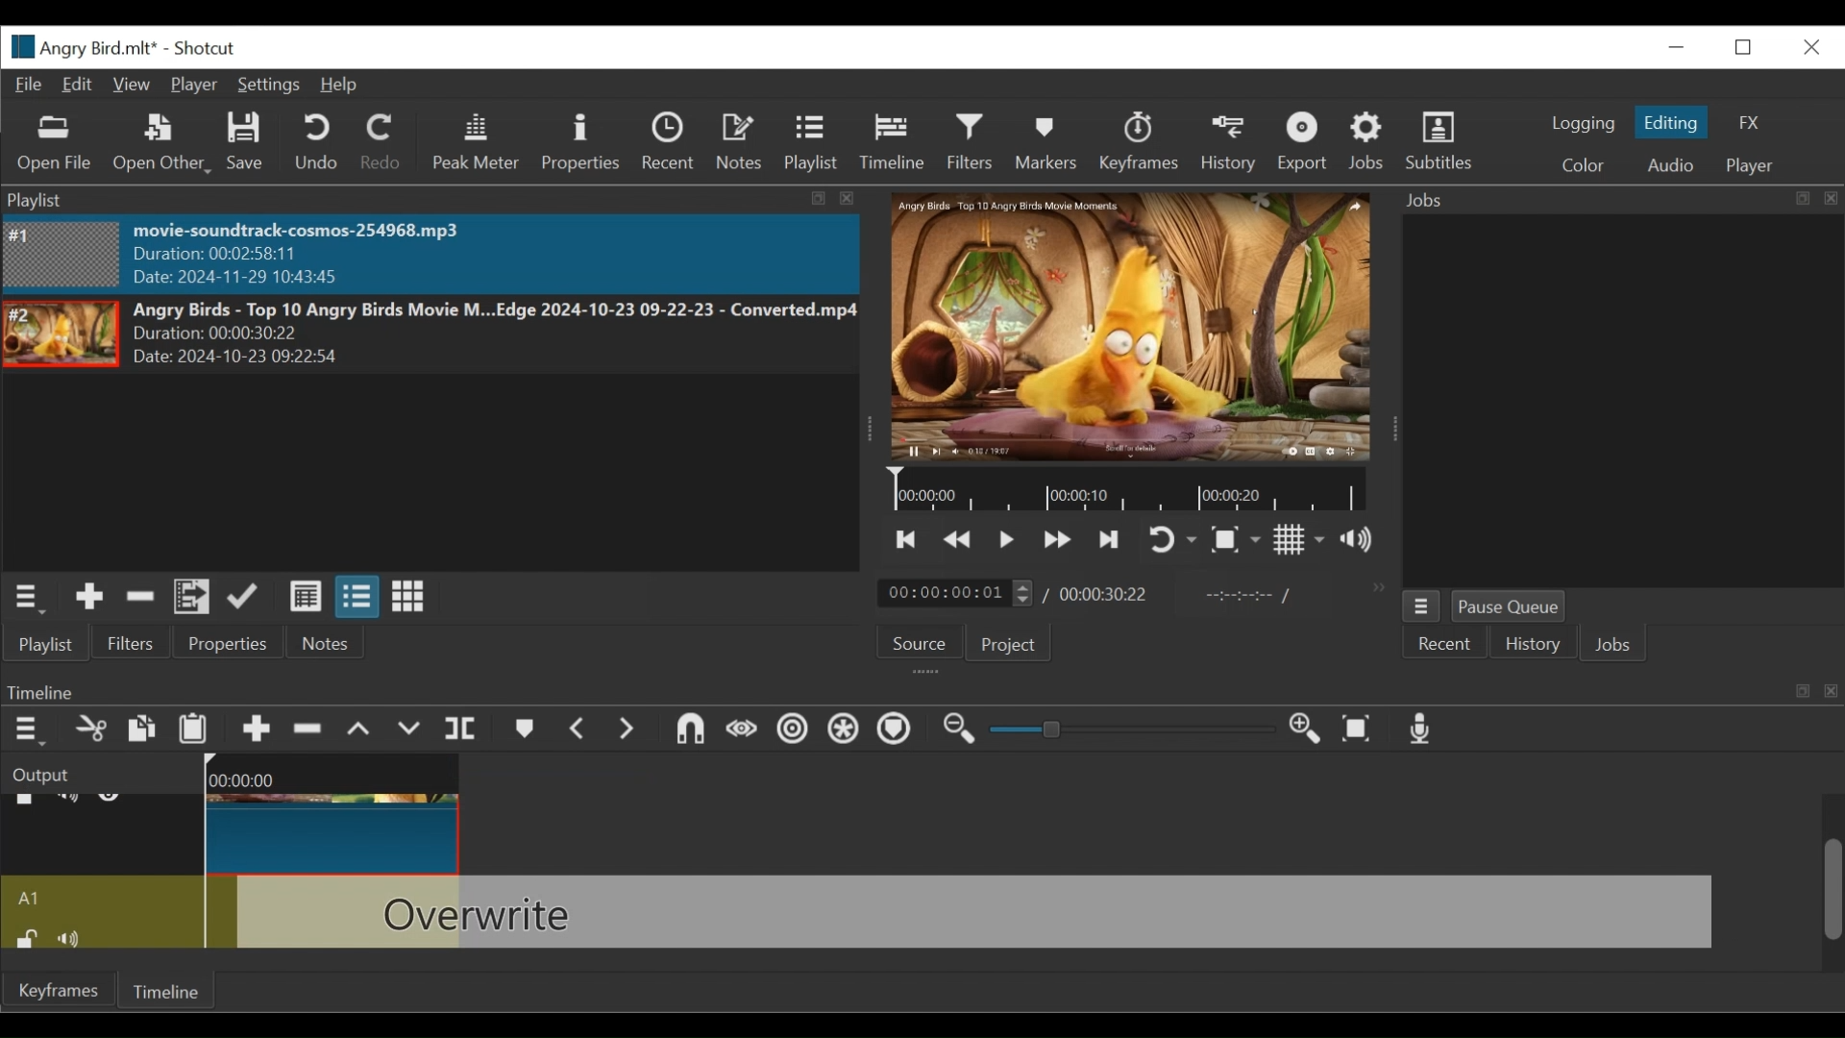 The width and height of the screenshot is (1845, 1038). Describe the element at coordinates (1603, 402) in the screenshot. I see `Jobs Panel` at that location.